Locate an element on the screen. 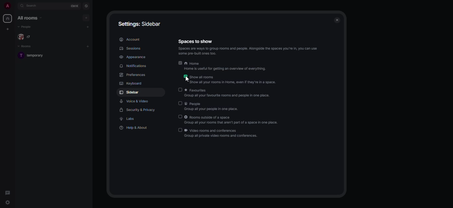 Image resolution: width=453 pixels, height=208 pixels. security & privacy is located at coordinates (138, 110).